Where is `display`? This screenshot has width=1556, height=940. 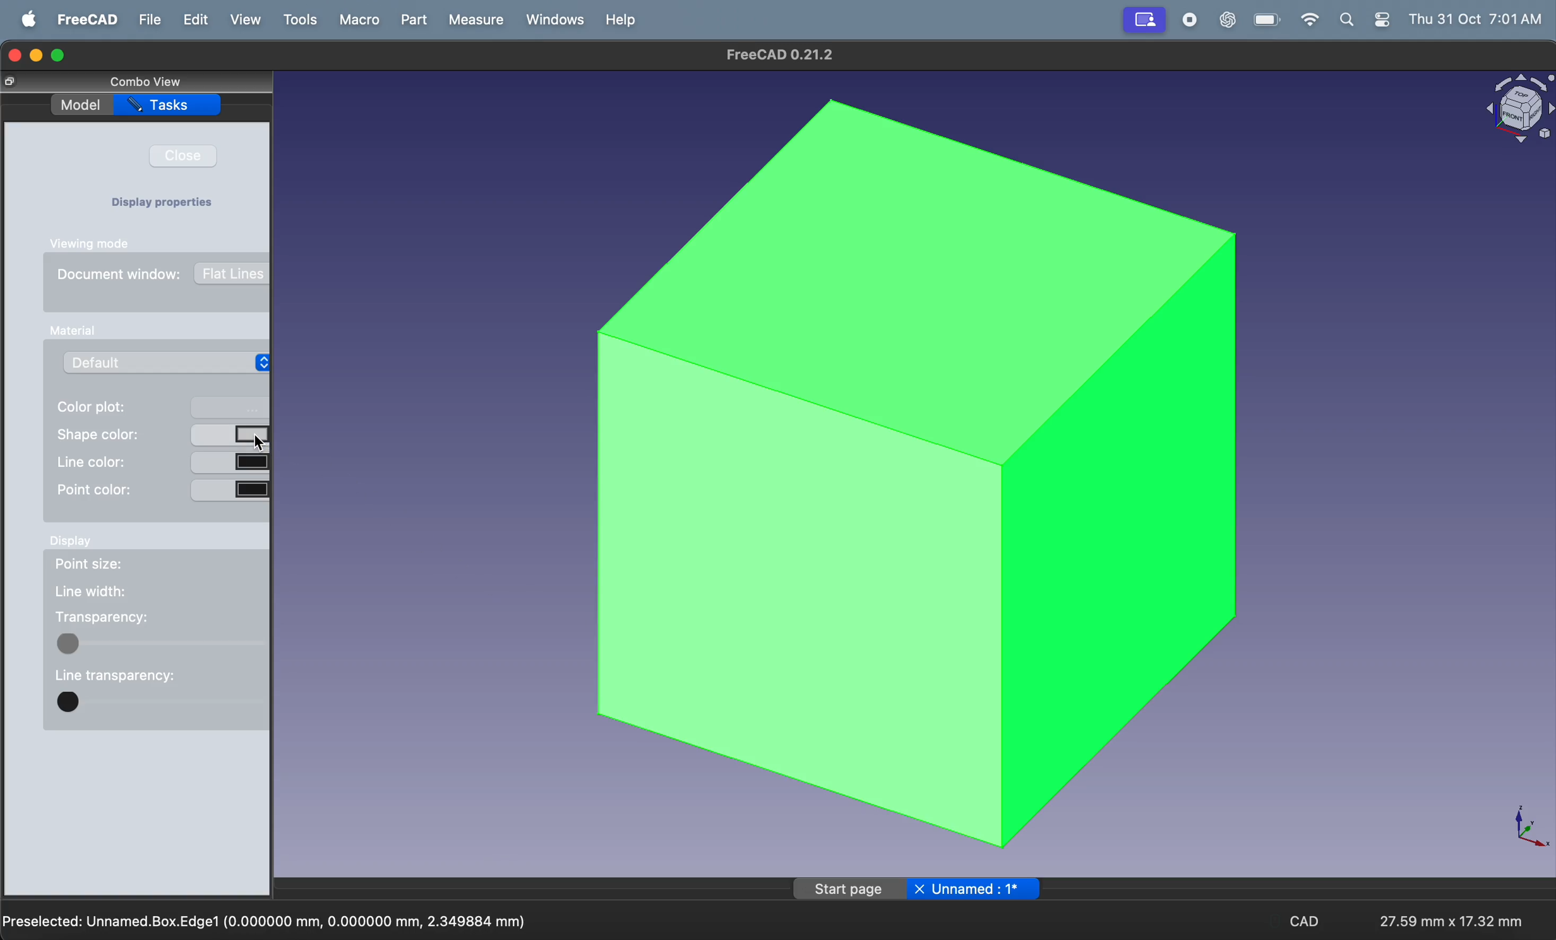 display is located at coordinates (73, 545).